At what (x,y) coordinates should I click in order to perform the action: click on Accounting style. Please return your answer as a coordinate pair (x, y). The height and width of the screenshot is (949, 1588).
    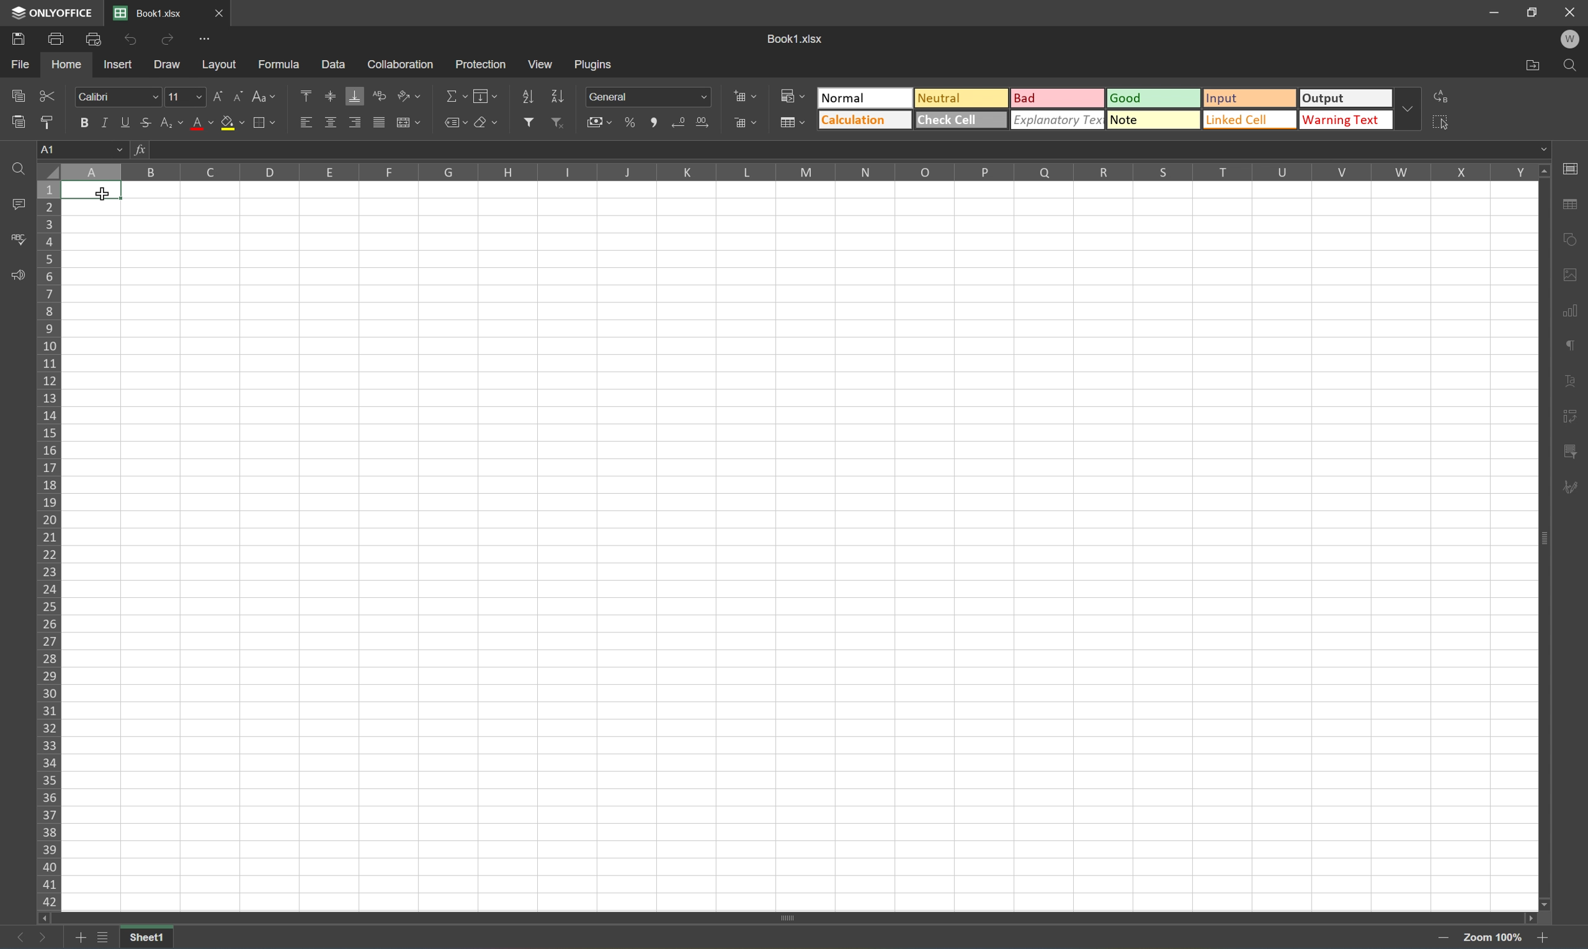
    Looking at the image, I should click on (602, 122).